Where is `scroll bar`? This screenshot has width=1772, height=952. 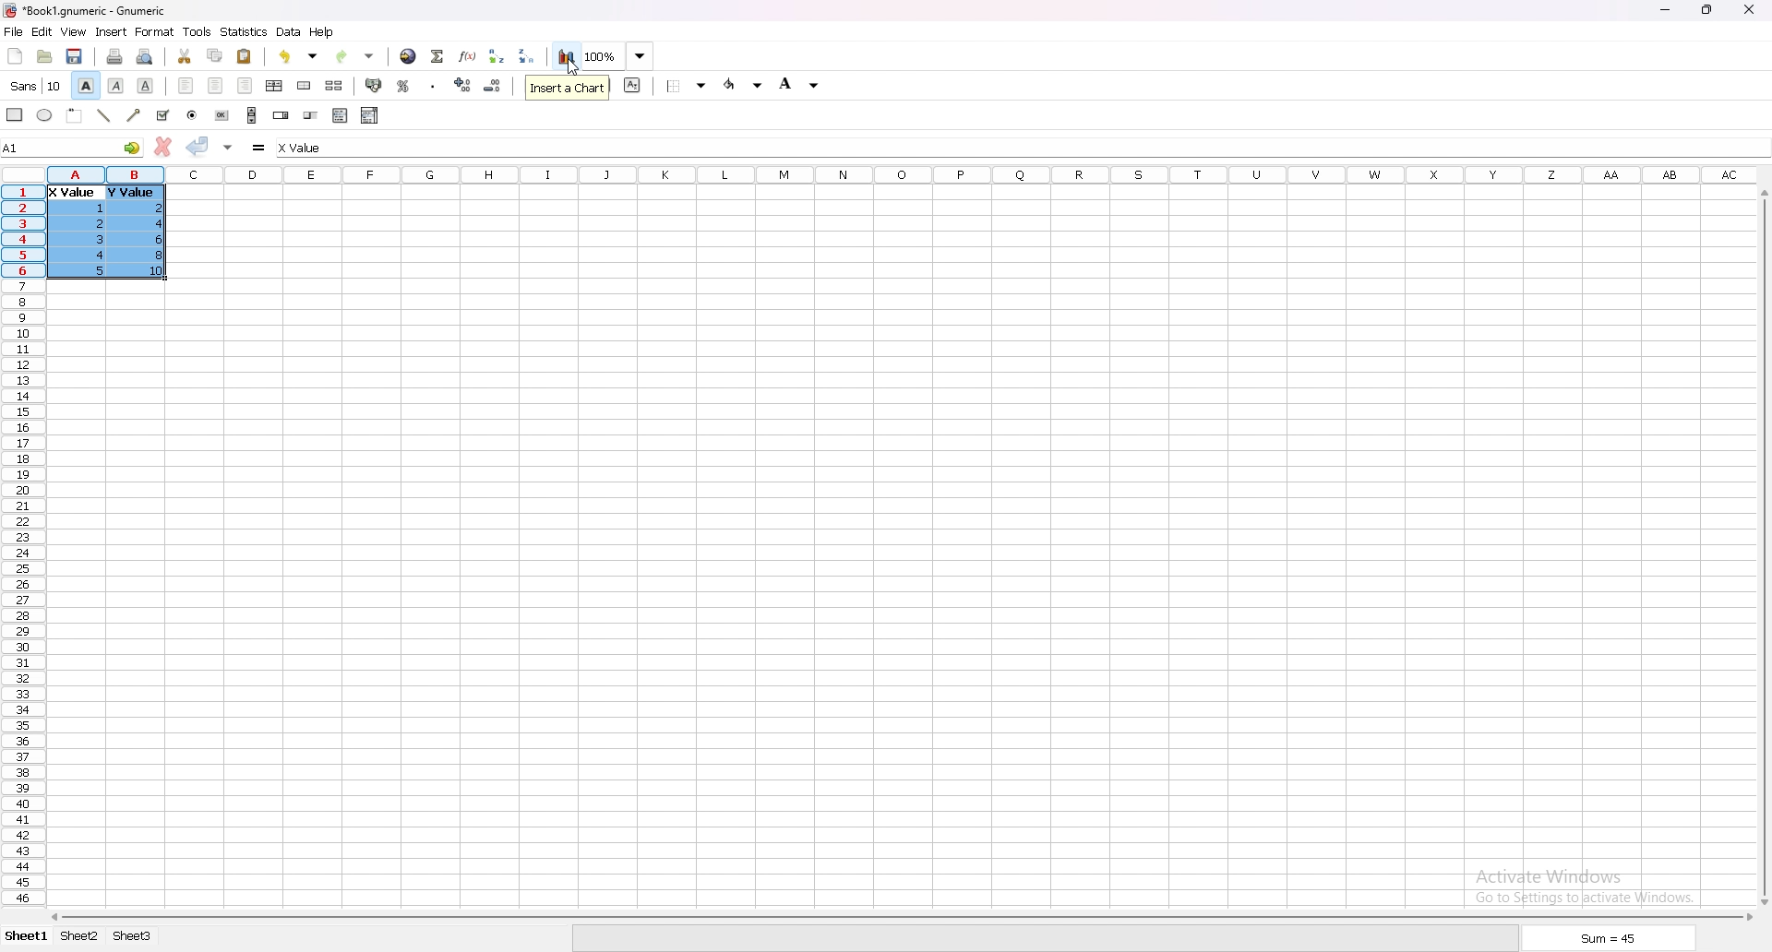 scroll bar is located at coordinates (899, 917).